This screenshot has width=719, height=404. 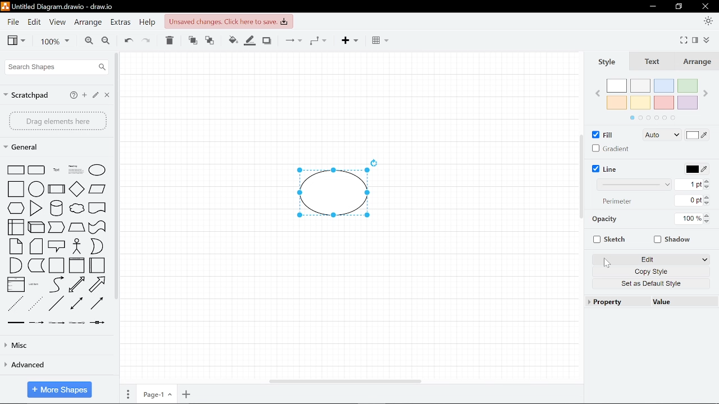 What do you see at coordinates (37, 189) in the screenshot?
I see `circle` at bounding box center [37, 189].